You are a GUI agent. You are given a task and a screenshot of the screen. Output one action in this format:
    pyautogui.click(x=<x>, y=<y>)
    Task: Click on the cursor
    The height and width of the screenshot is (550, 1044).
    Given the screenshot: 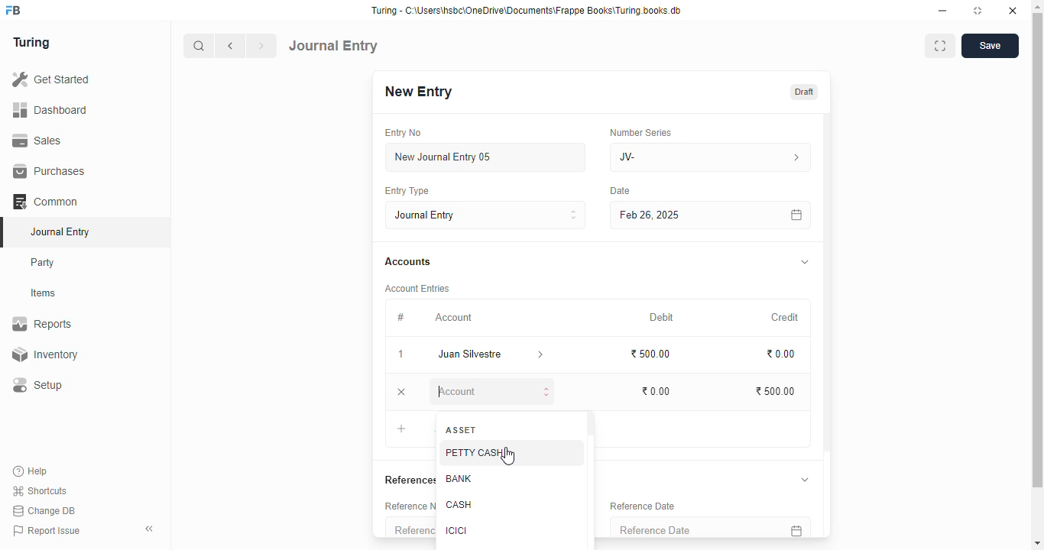 What is the action you would take?
    pyautogui.click(x=508, y=457)
    